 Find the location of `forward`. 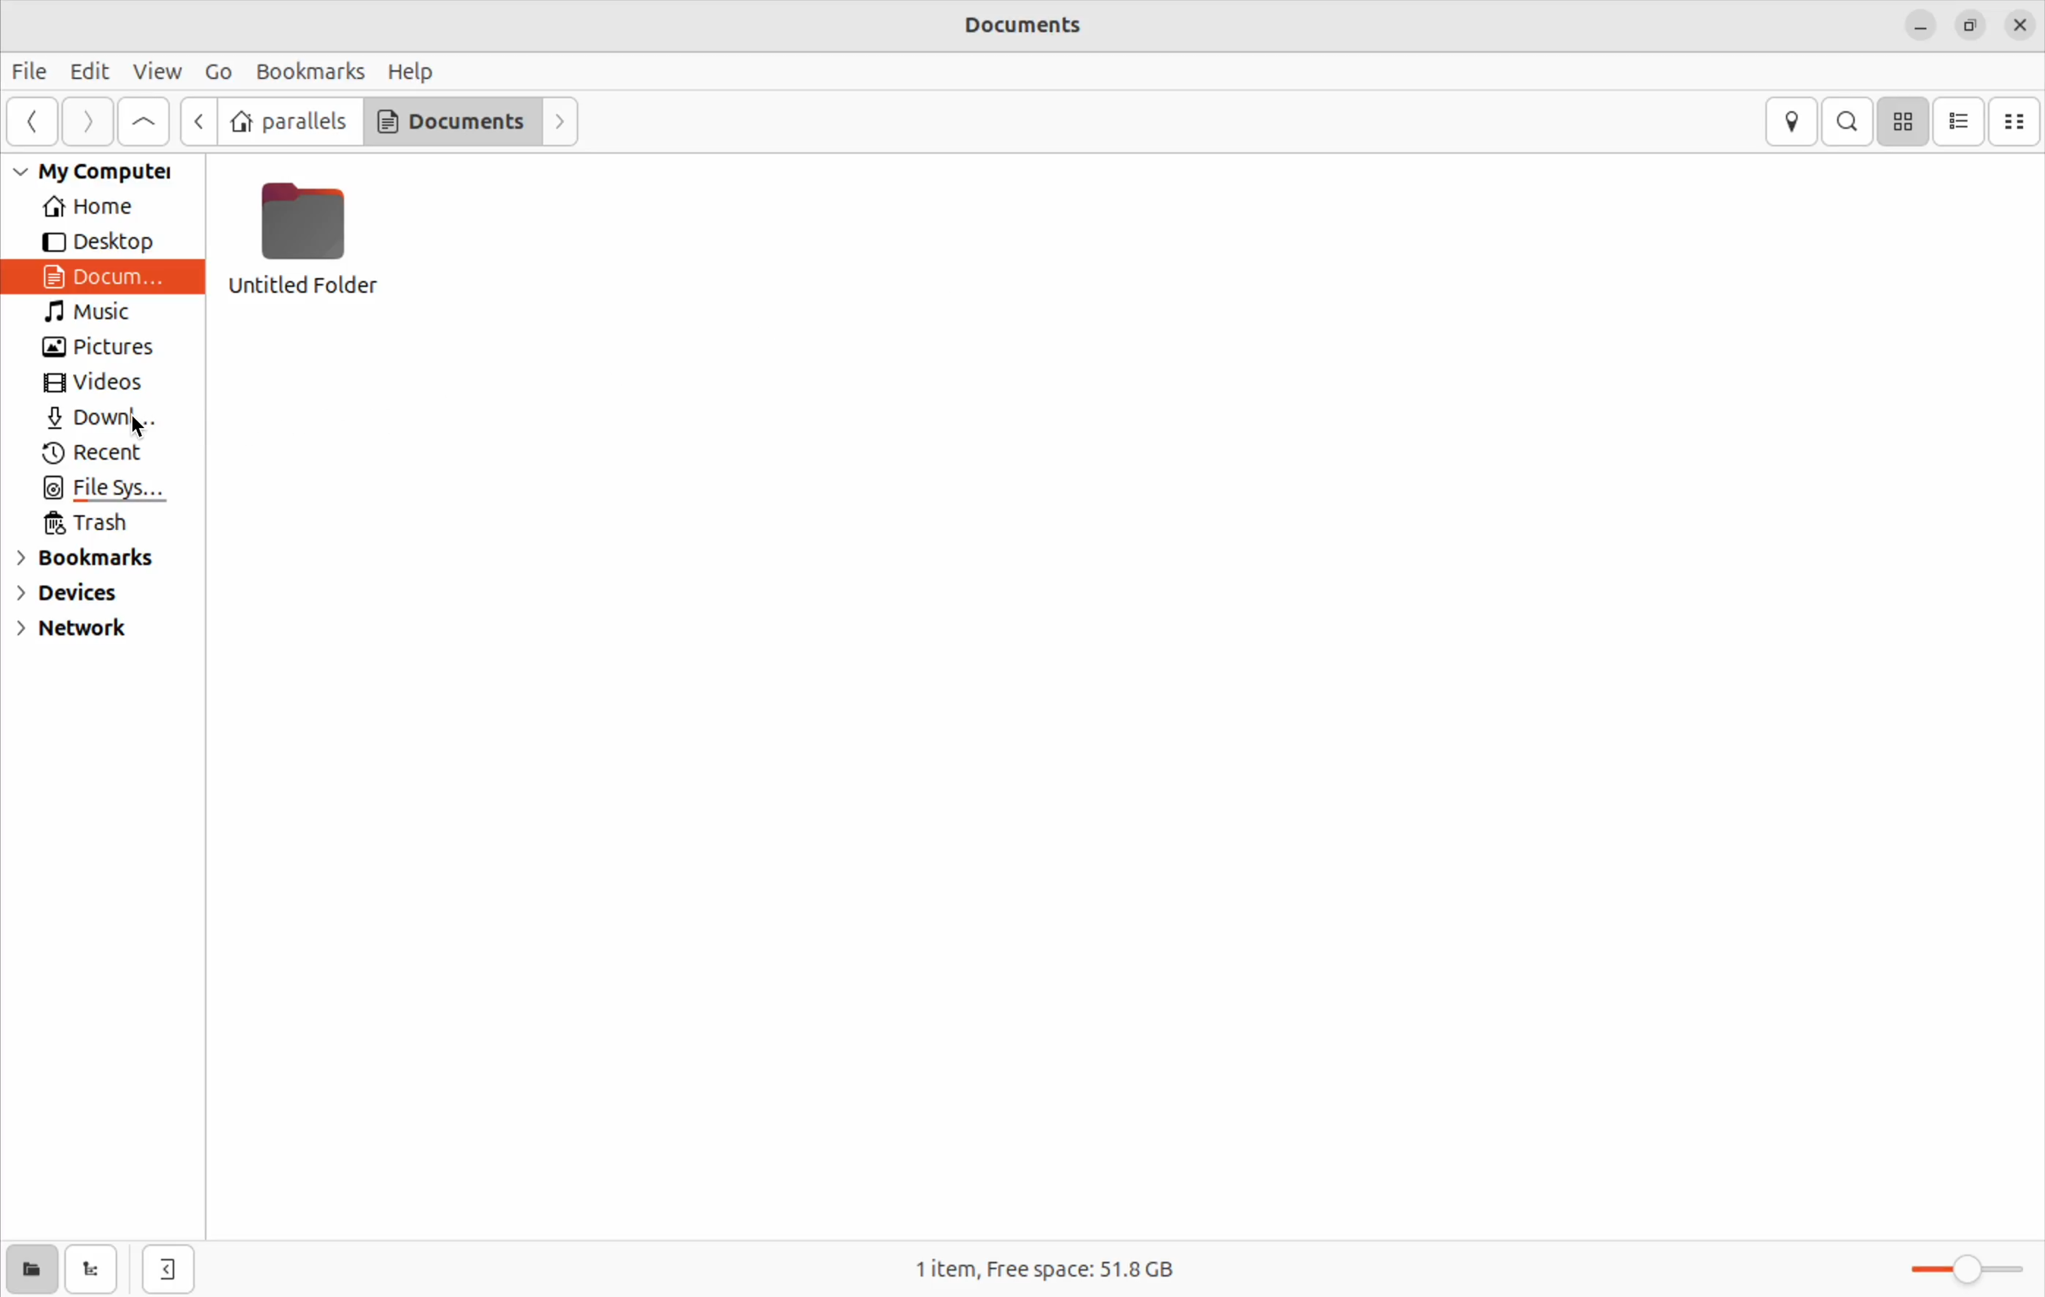

forward is located at coordinates (561, 122).